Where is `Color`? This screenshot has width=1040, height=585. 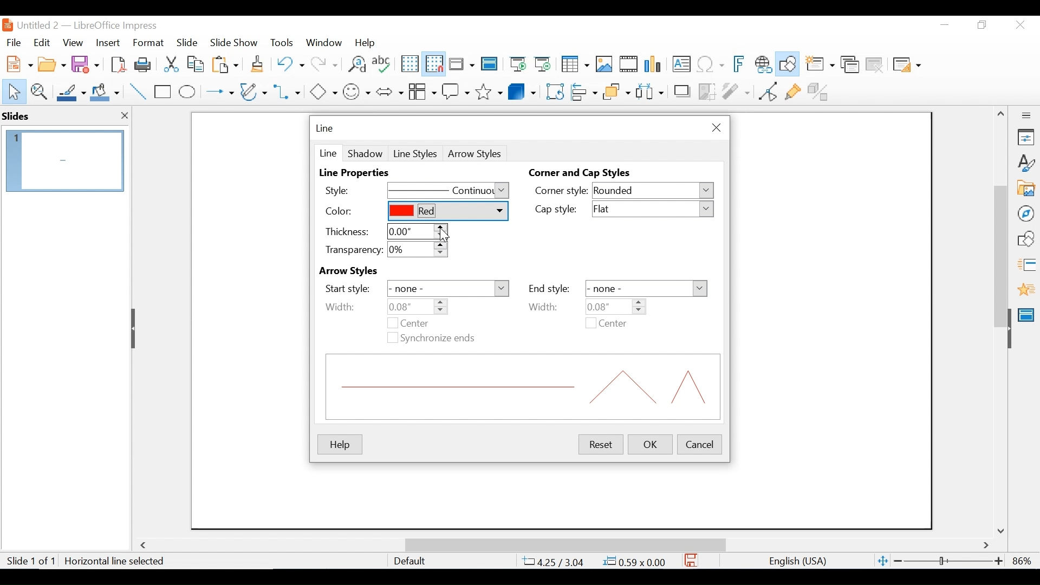 Color is located at coordinates (352, 211).